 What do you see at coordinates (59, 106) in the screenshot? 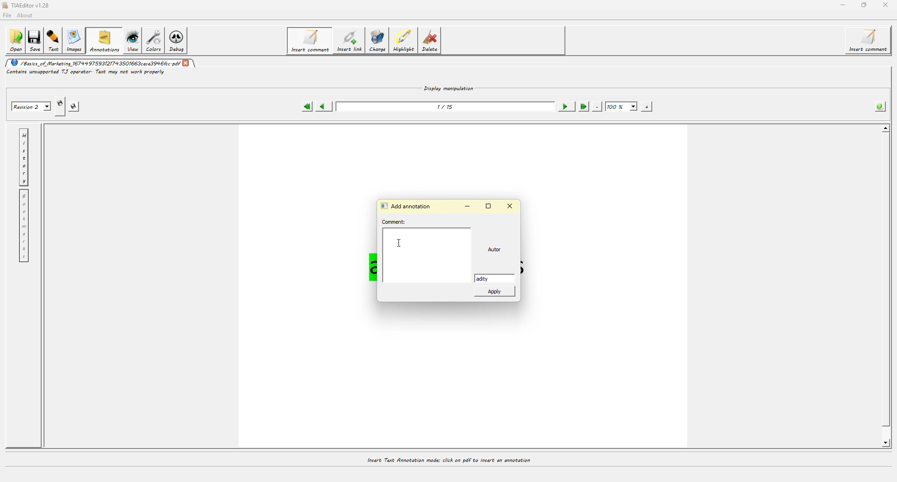
I see `creates new revision` at bounding box center [59, 106].